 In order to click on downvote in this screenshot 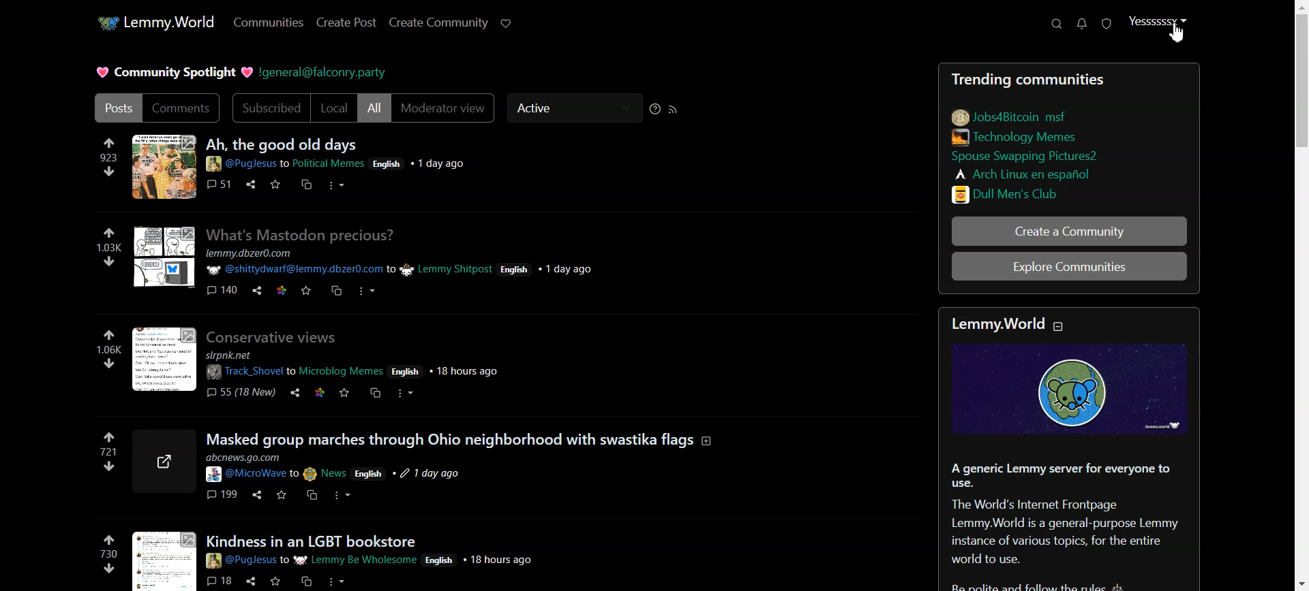, I will do `click(109, 261)`.